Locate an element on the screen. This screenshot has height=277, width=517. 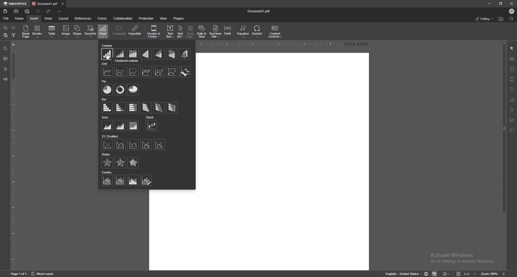
date and time is located at coordinates (155, 31).